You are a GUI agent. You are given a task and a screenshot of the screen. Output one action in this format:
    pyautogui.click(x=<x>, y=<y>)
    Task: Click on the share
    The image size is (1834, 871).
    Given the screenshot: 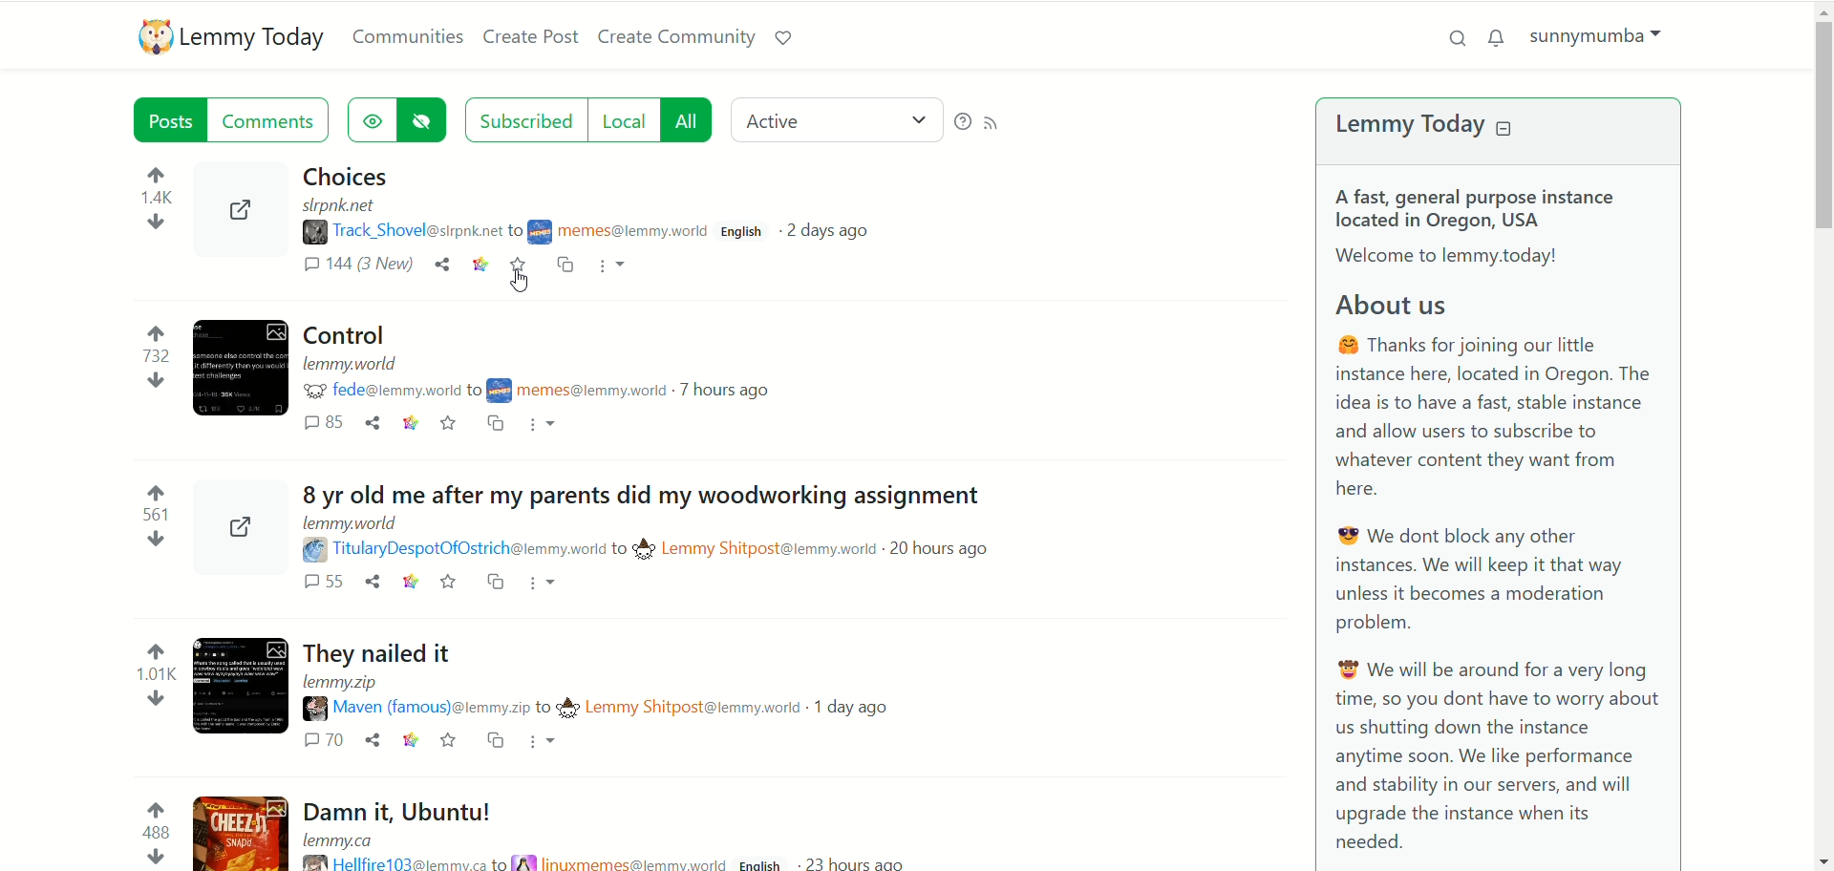 What is the action you would take?
    pyautogui.click(x=372, y=742)
    